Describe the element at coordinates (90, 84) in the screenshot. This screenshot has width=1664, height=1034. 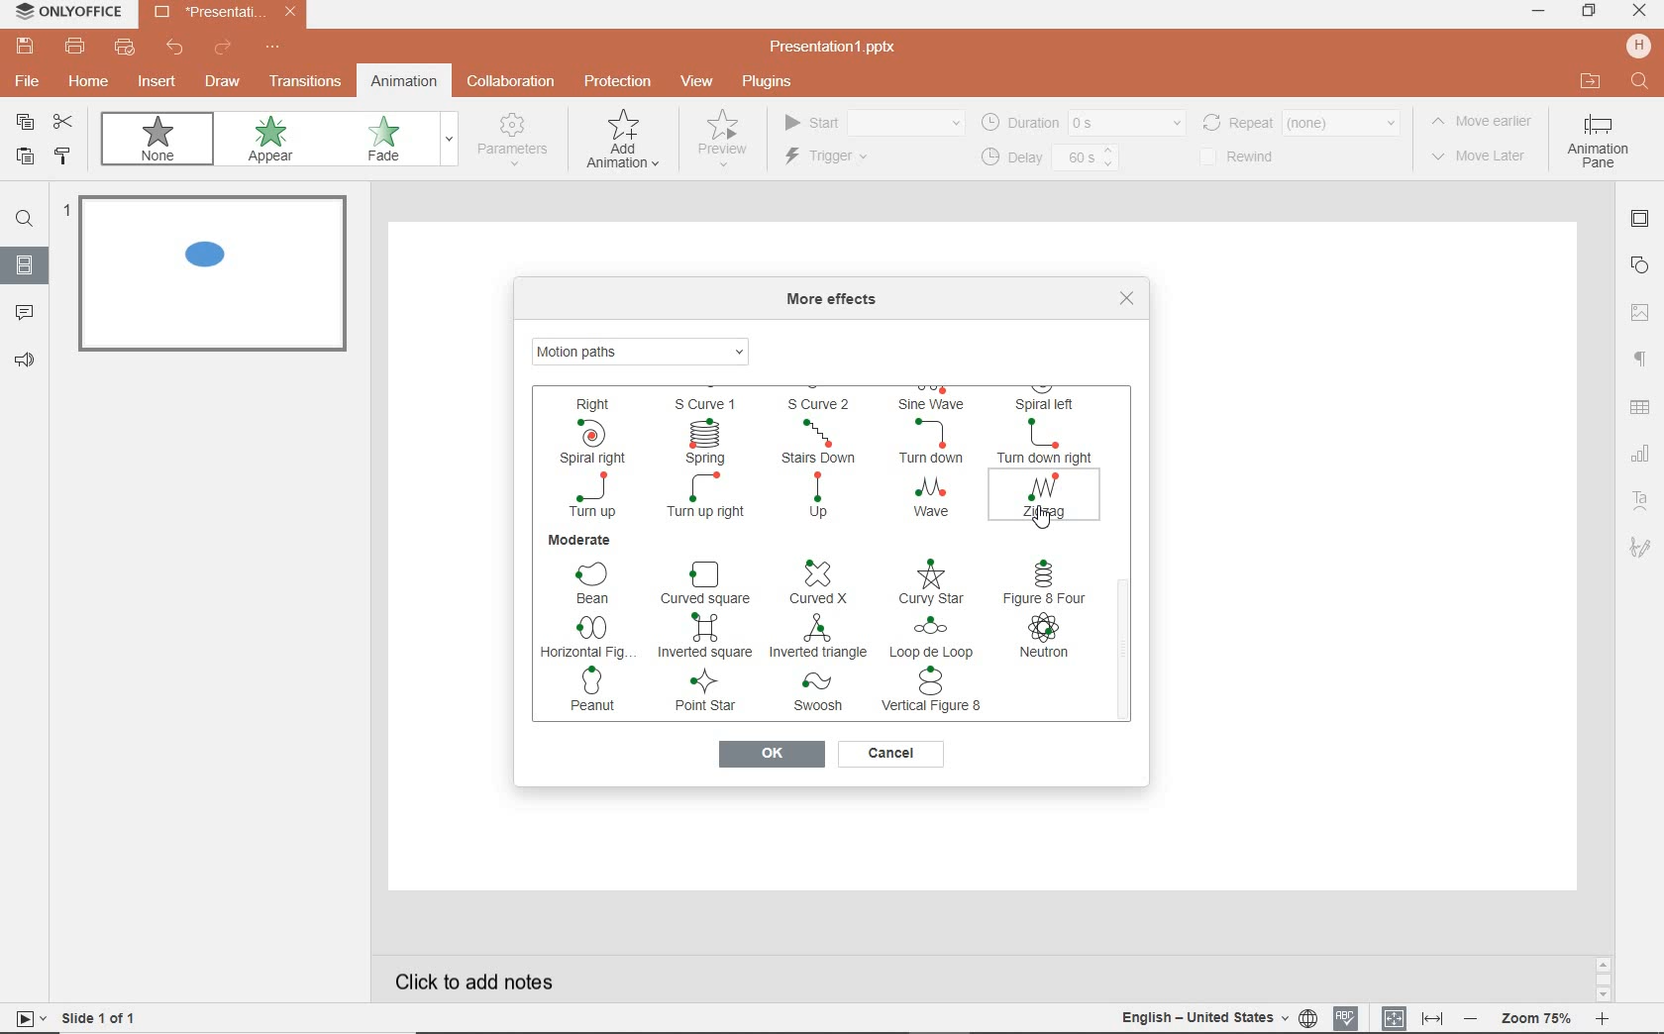
I see `home` at that location.